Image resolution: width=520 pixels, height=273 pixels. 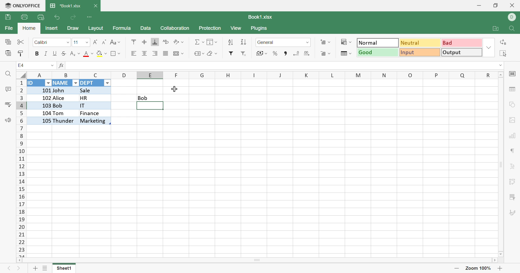 I want to click on ID, so click(x=32, y=83).